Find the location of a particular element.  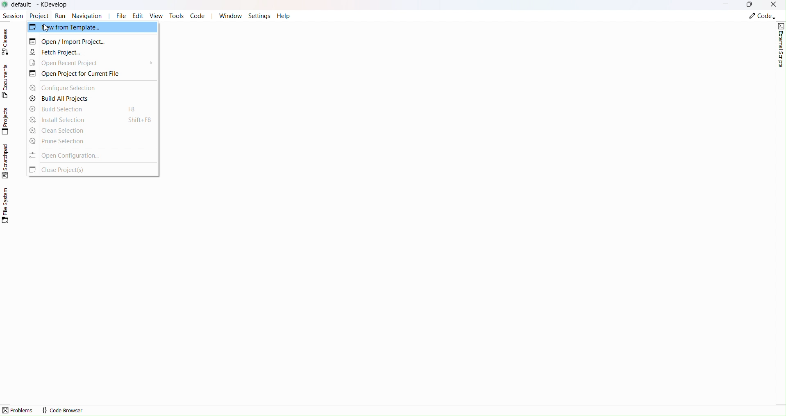

Configure selection is located at coordinates (70, 87).